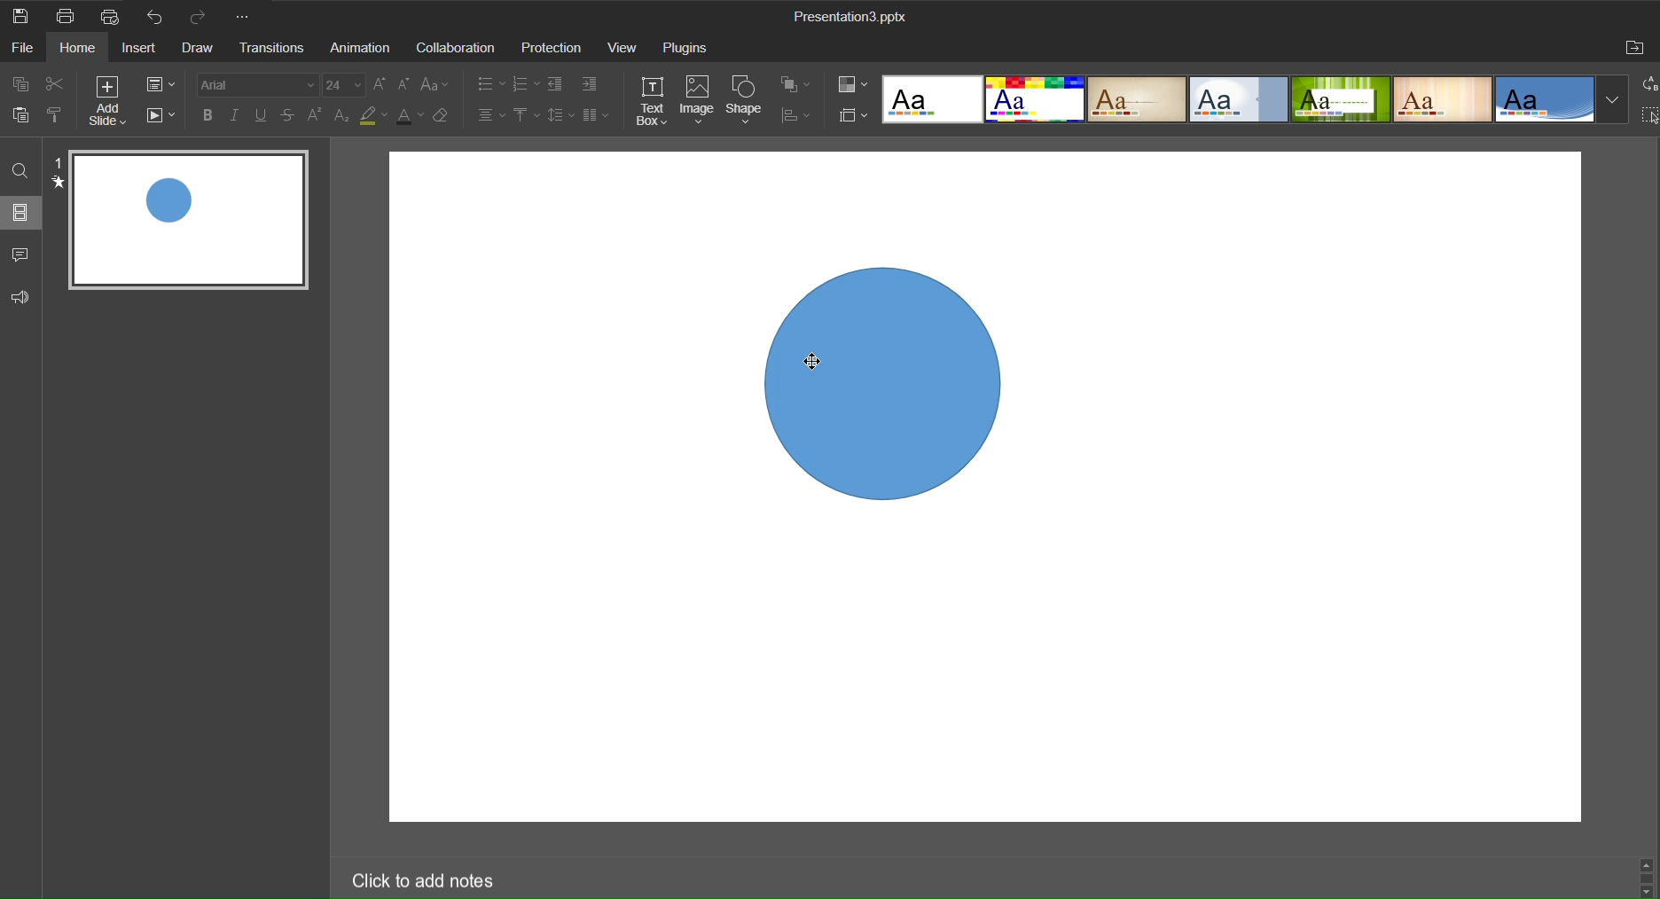  What do you see at coordinates (488, 117) in the screenshot?
I see `Alignment` at bounding box center [488, 117].